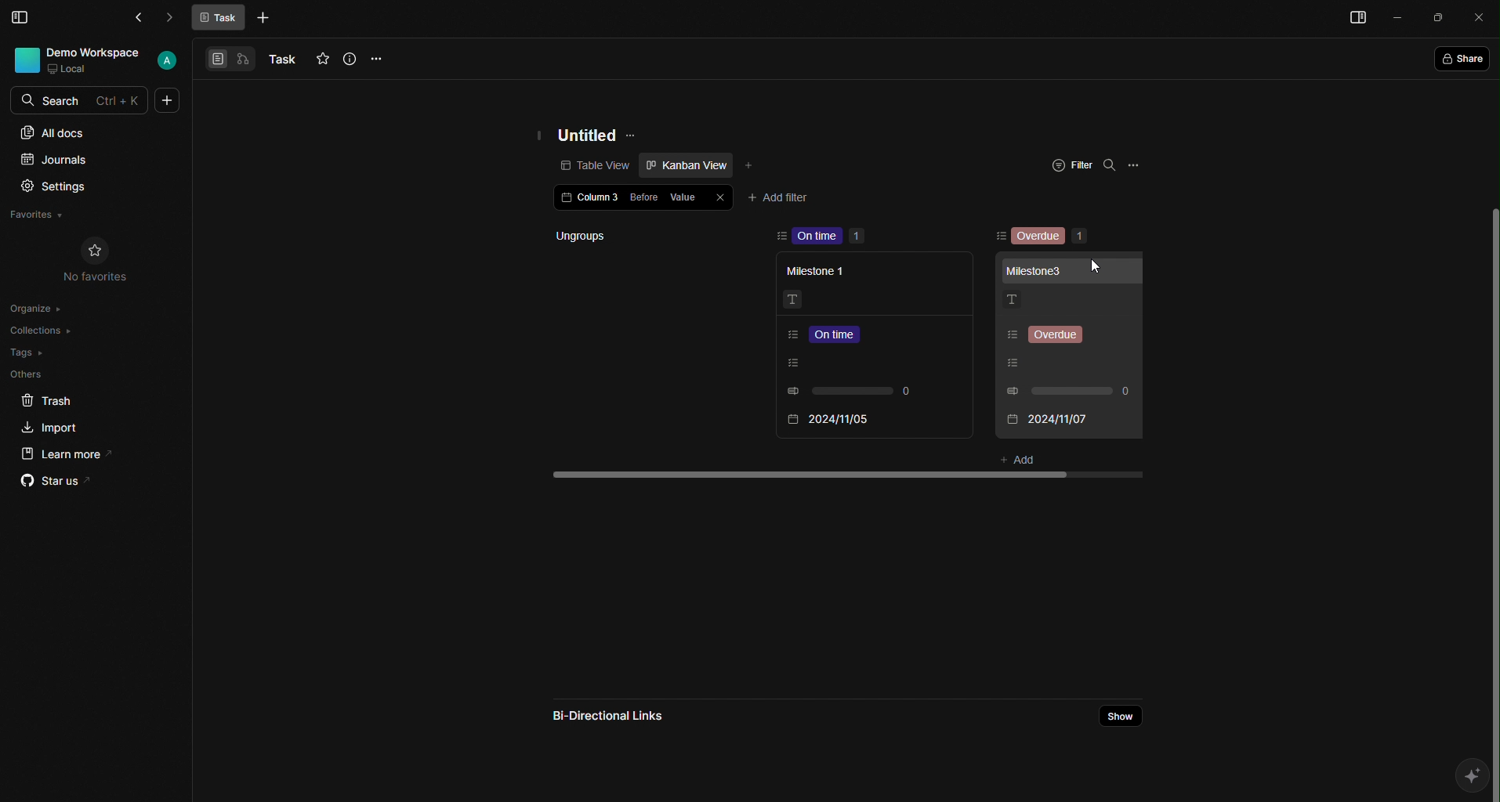 Image resolution: width=1500 pixels, height=802 pixels. What do you see at coordinates (53, 134) in the screenshot?
I see `All docs` at bounding box center [53, 134].